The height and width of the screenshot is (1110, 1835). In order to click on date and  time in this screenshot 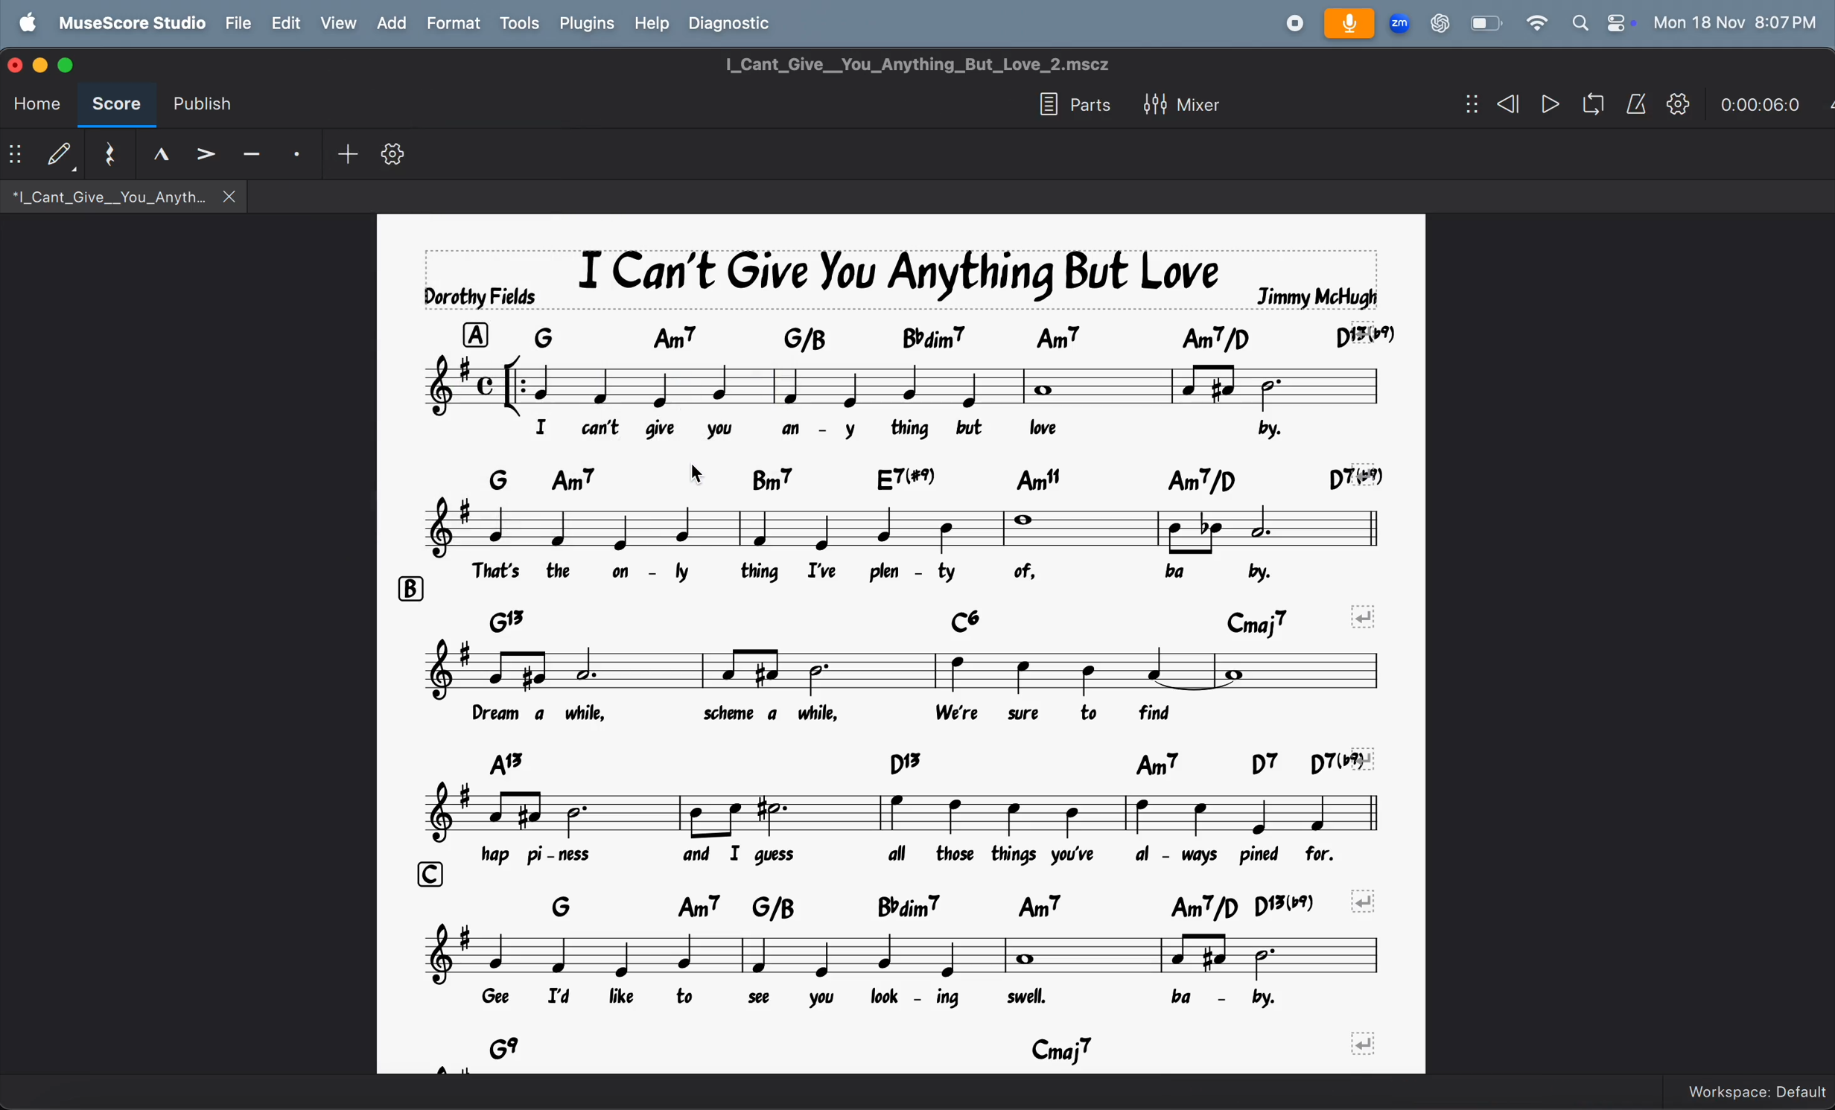, I will do `click(1738, 22)`.